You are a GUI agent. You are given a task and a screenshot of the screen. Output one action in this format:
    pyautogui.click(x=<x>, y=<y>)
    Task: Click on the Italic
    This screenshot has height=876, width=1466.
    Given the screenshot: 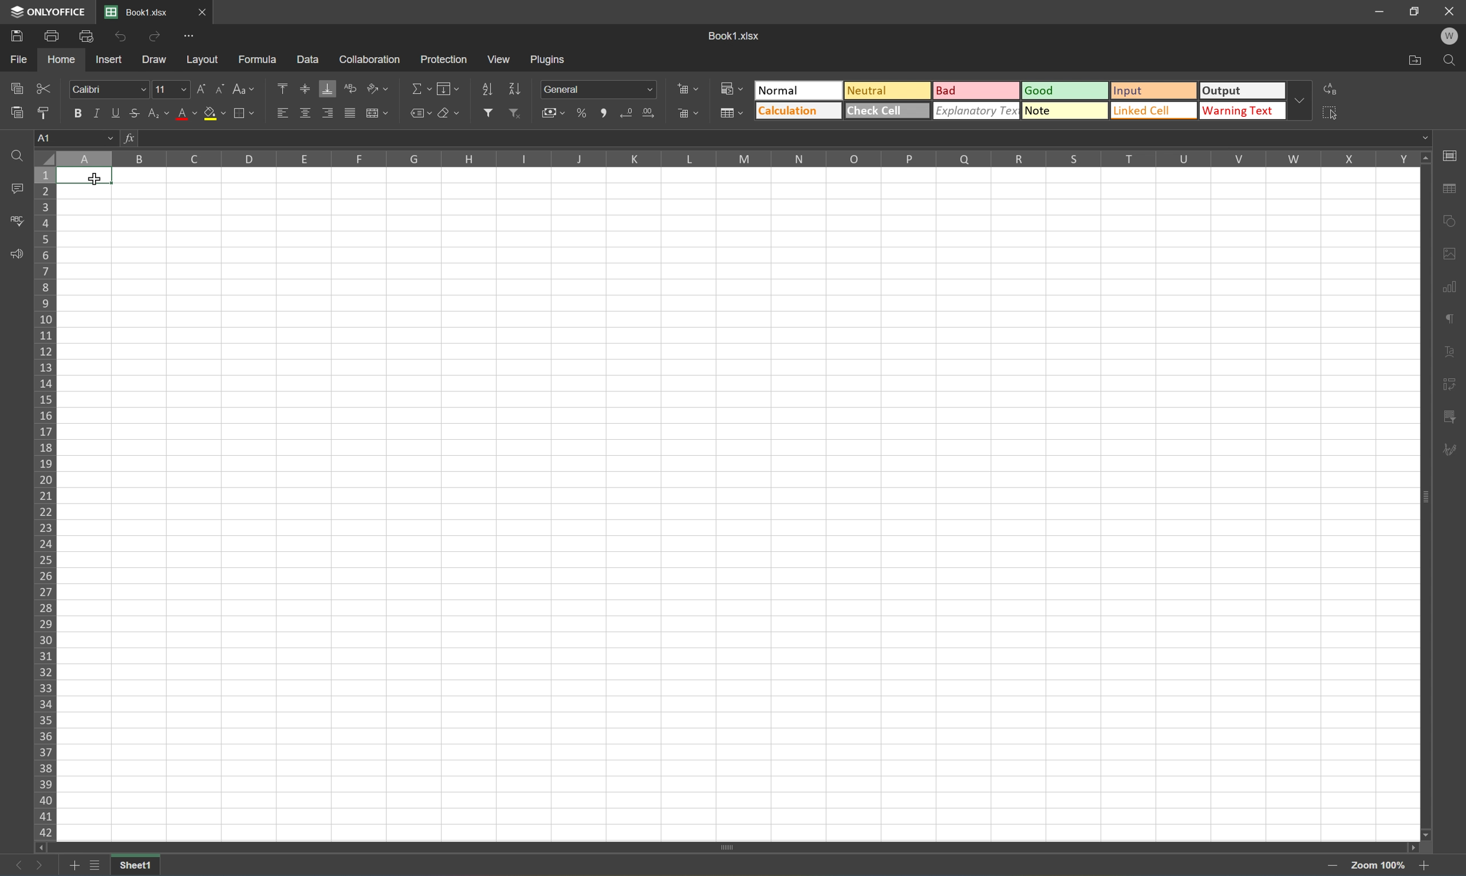 What is the action you would take?
    pyautogui.click(x=101, y=114)
    